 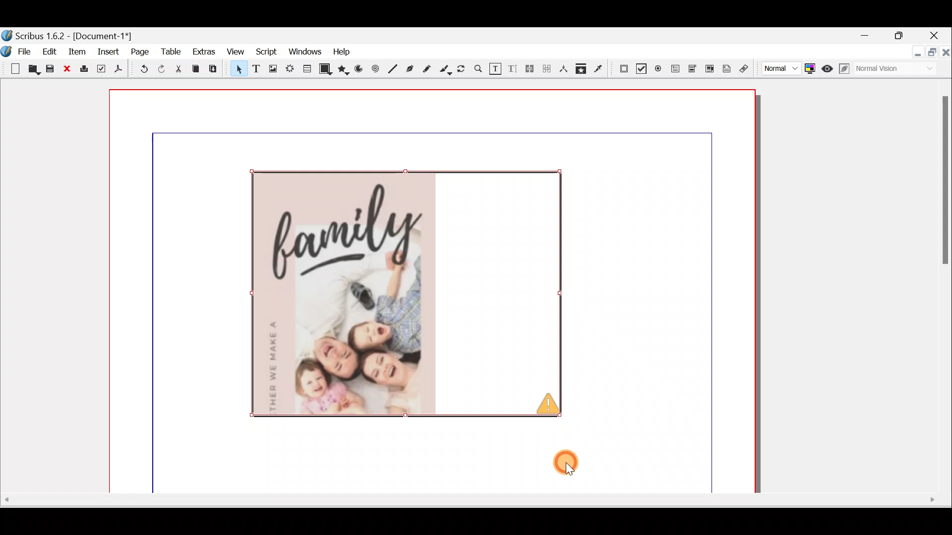 I want to click on cursor, so click(x=567, y=462).